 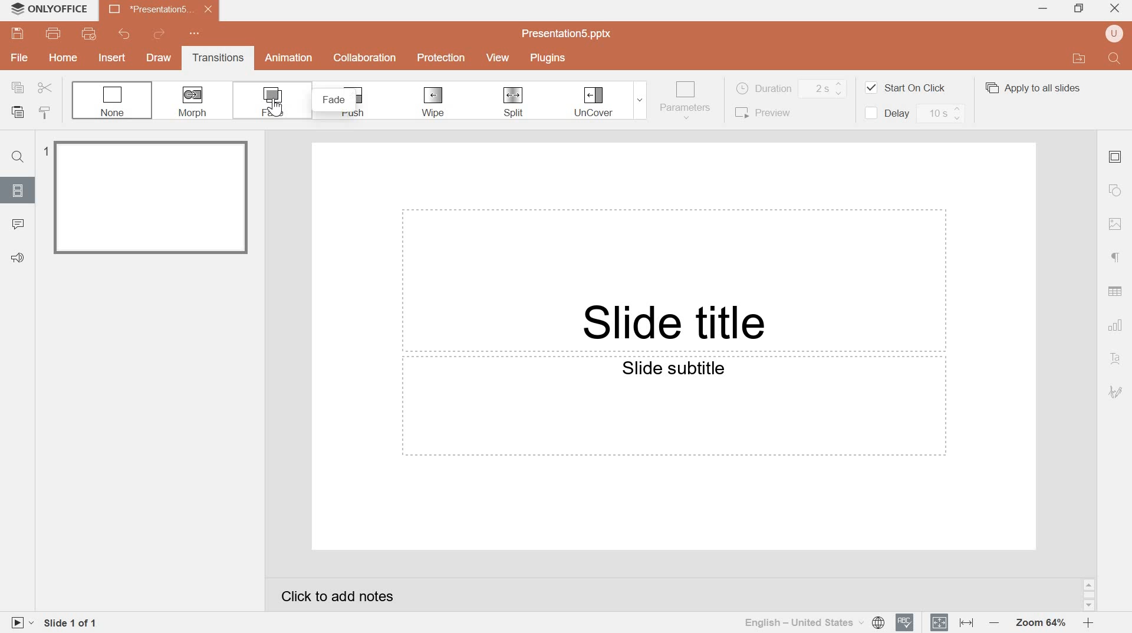 I want to click on Wipe, so click(x=432, y=101).